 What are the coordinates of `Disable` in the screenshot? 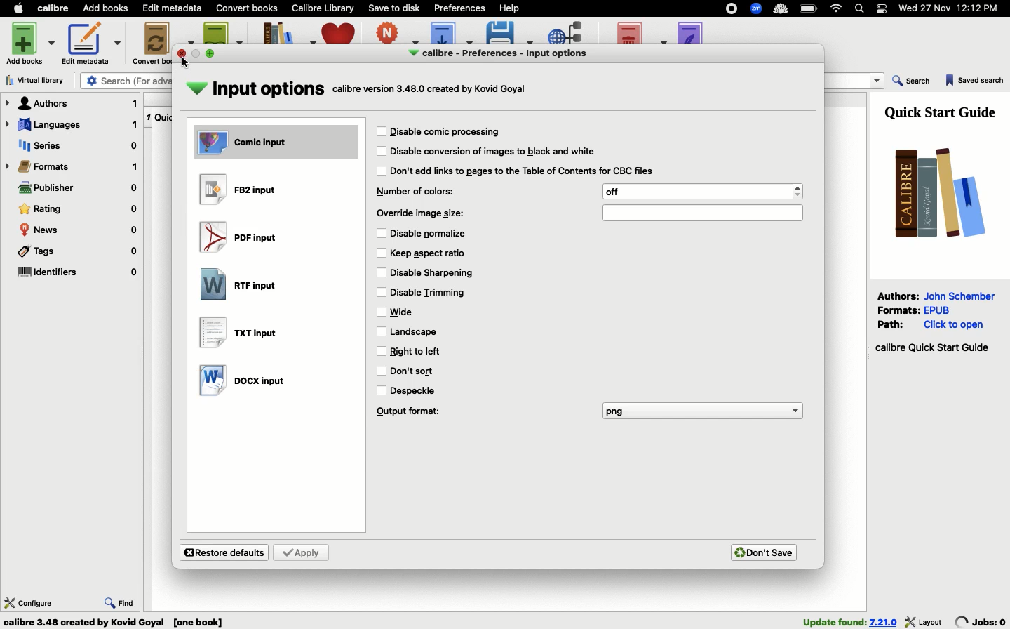 It's located at (446, 133).